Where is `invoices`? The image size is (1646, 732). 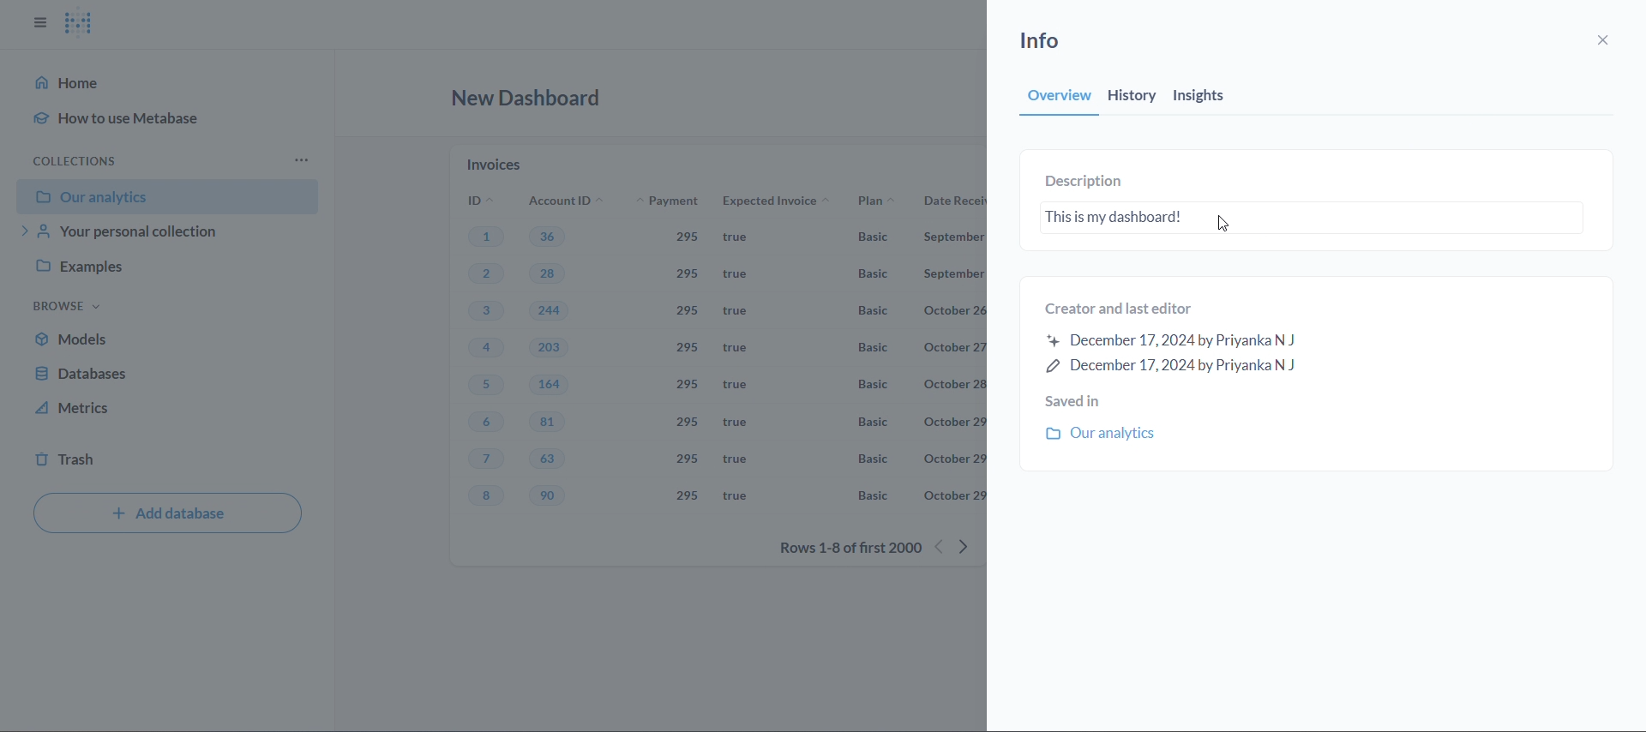 invoices is located at coordinates (496, 162).